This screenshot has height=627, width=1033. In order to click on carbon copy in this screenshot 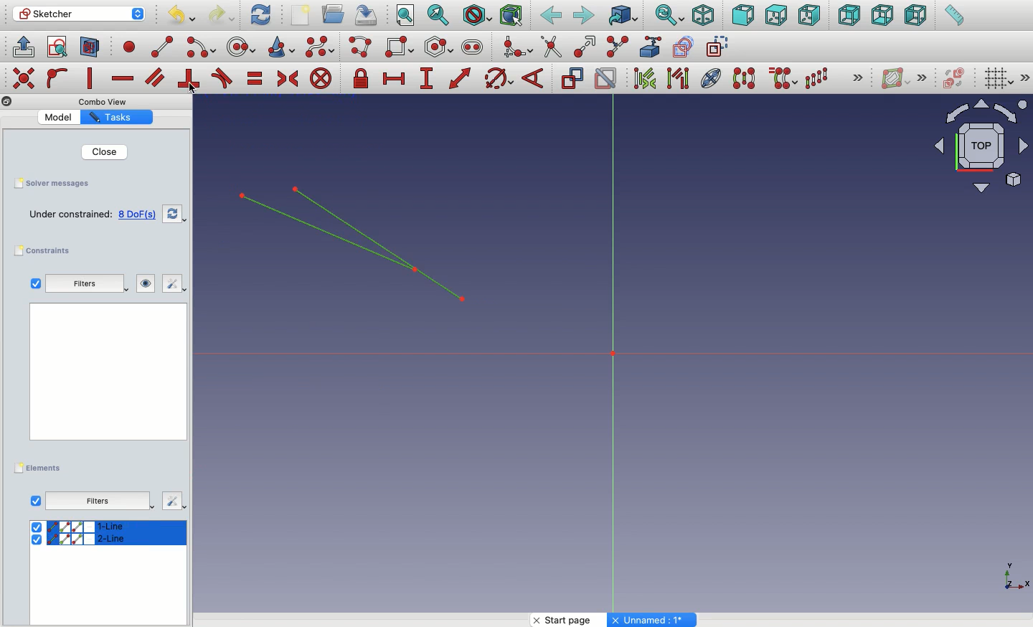, I will do `click(686, 47)`.